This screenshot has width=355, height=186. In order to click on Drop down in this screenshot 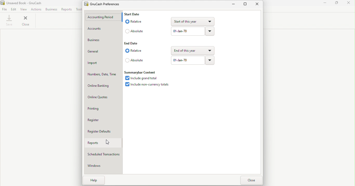, I will do `click(211, 31)`.